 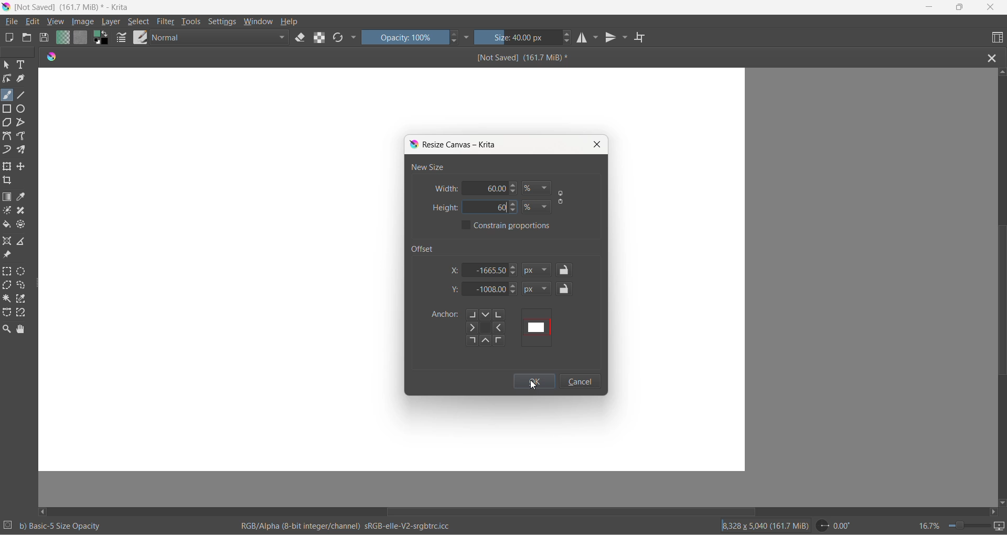 I want to click on offset, so click(x=426, y=248).